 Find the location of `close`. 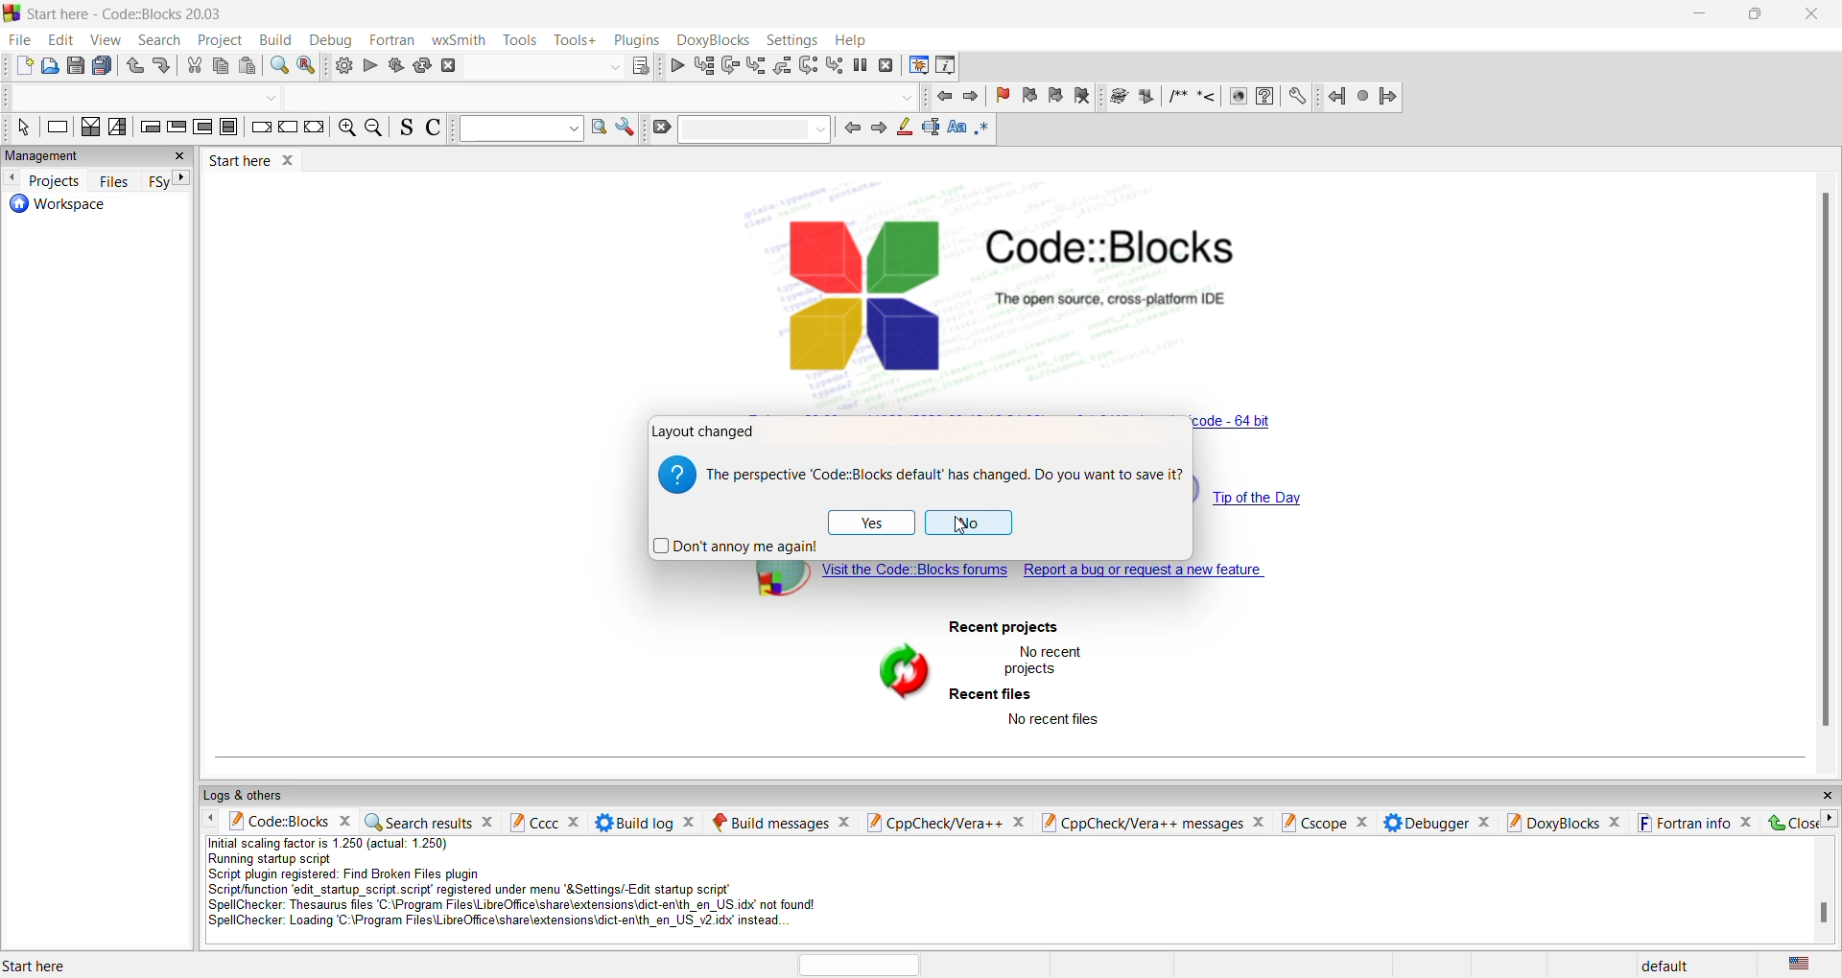

close is located at coordinates (842, 821).